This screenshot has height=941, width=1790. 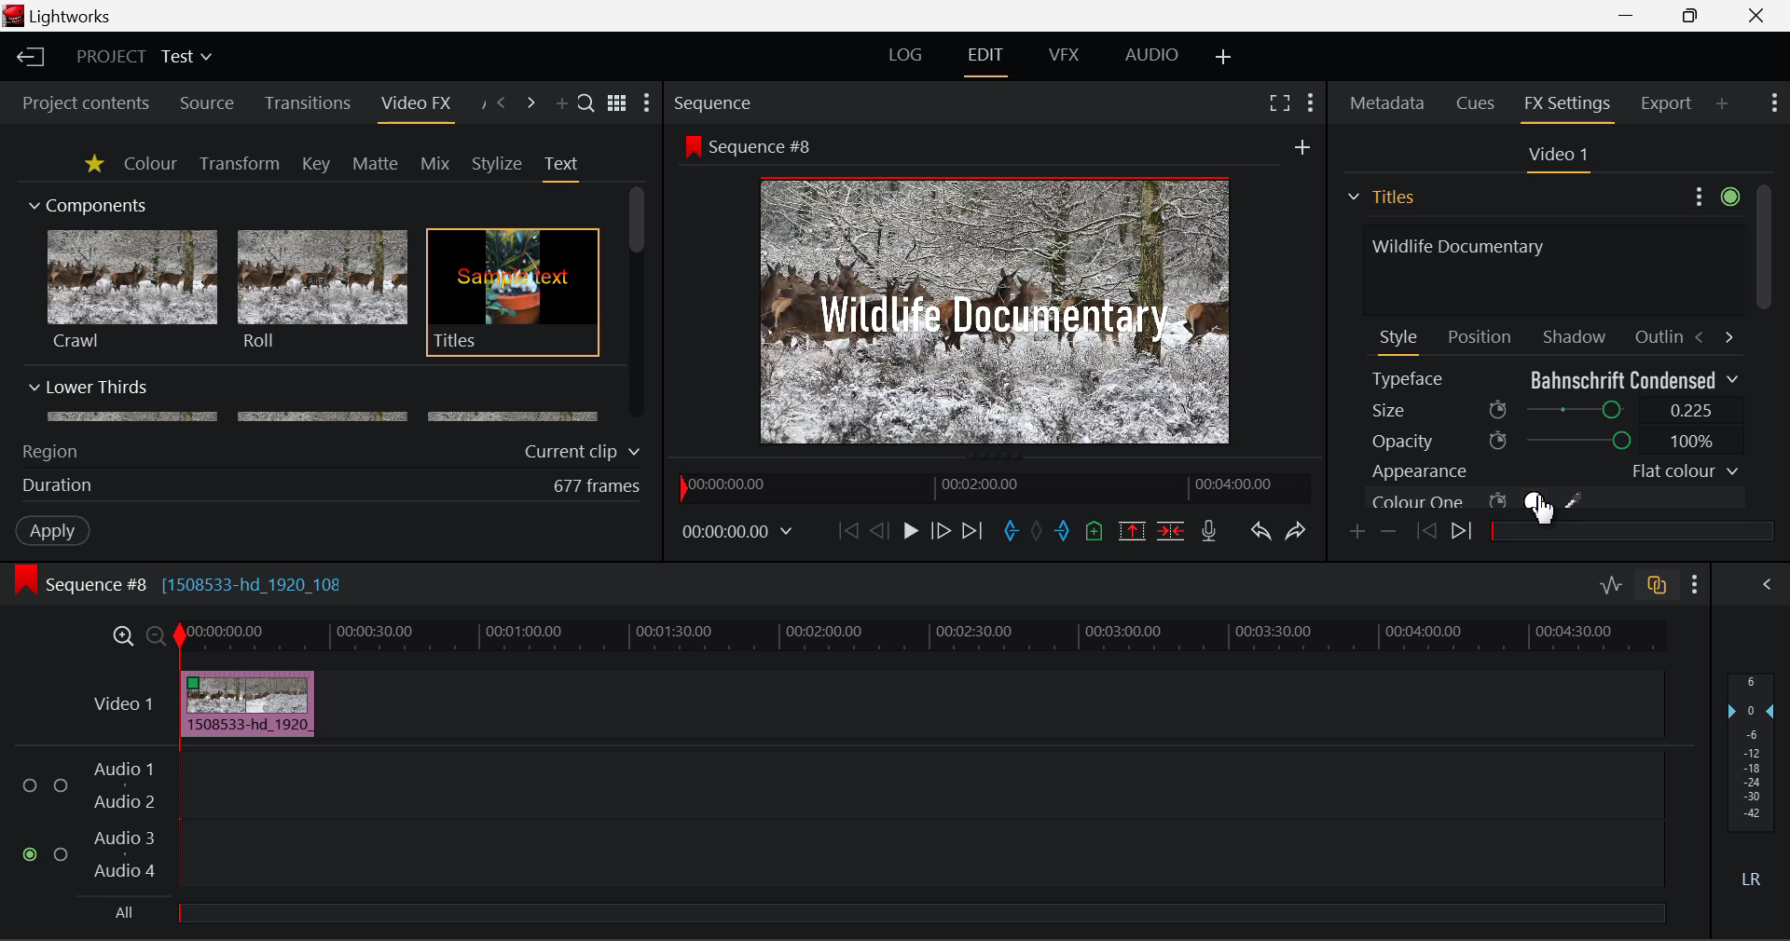 What do you see at coordinates (848, 532) in the screenshot?
I see `To Start` at bounding box center [848, 532].